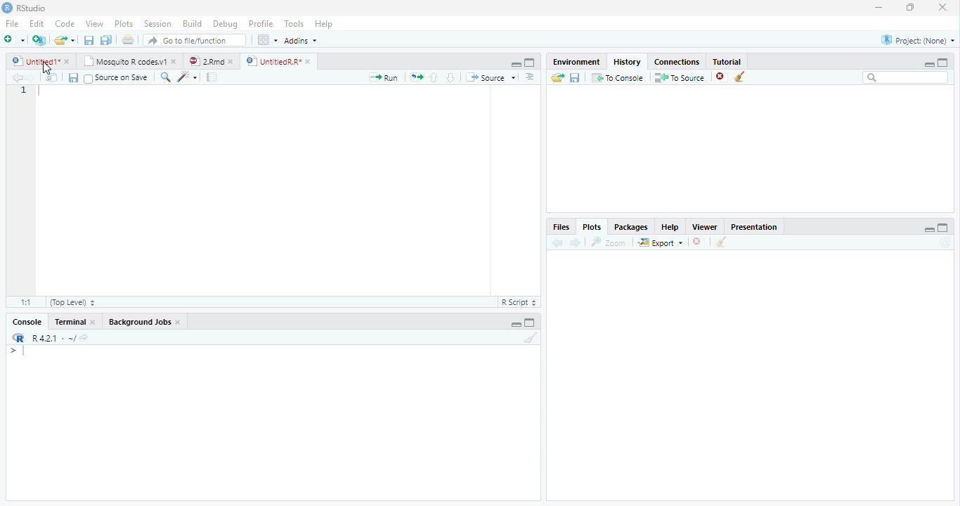 The image size is (960, 506). Describe the element at coordinates (451, 79) in the screenshot. I see `Go to the next section ` at that location.